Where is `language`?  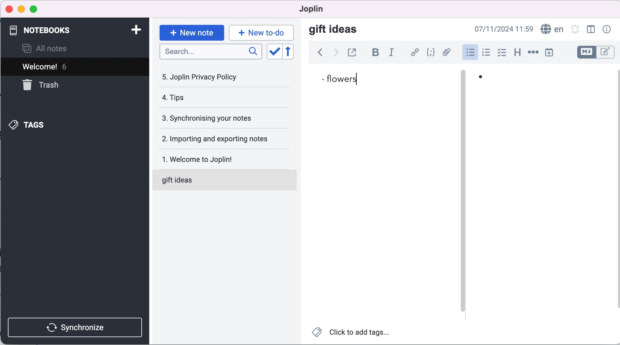 language is located at coordinates (551, 29).